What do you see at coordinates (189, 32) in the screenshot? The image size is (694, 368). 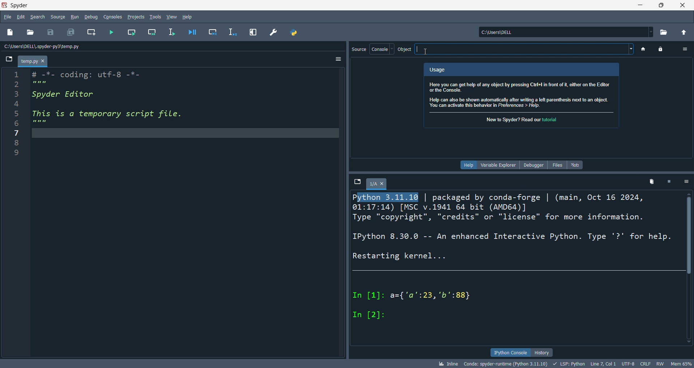 I see `debug file` at bounding box center [189, 32].